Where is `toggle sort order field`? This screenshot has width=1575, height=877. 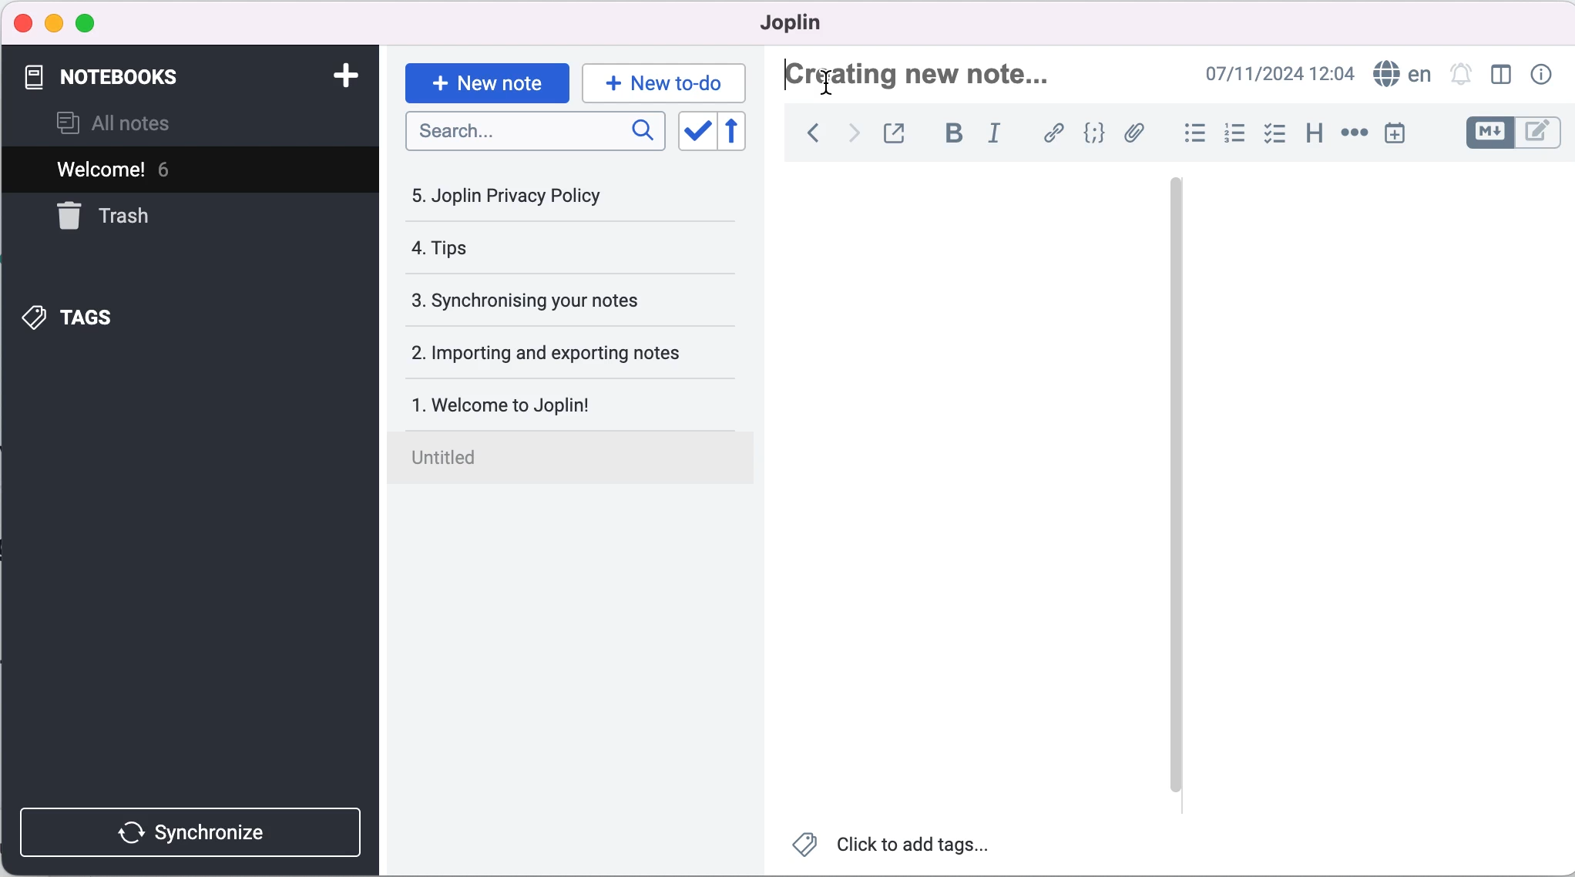
toggle sort order field is located at coordinates (697, 133).